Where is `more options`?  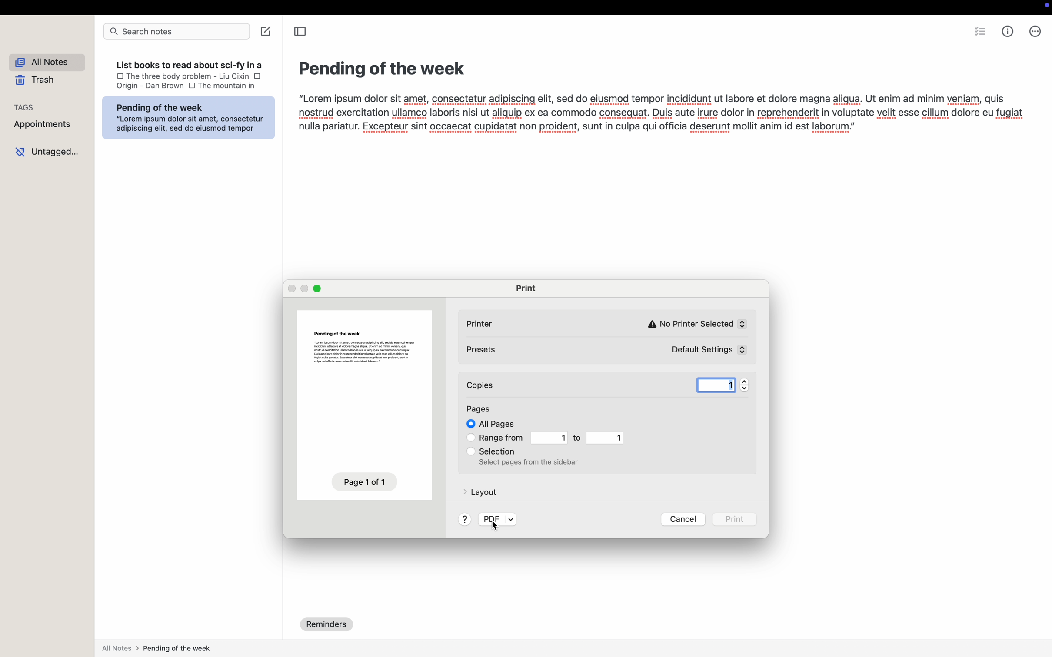
more options is located at coordinates (1035, 33).